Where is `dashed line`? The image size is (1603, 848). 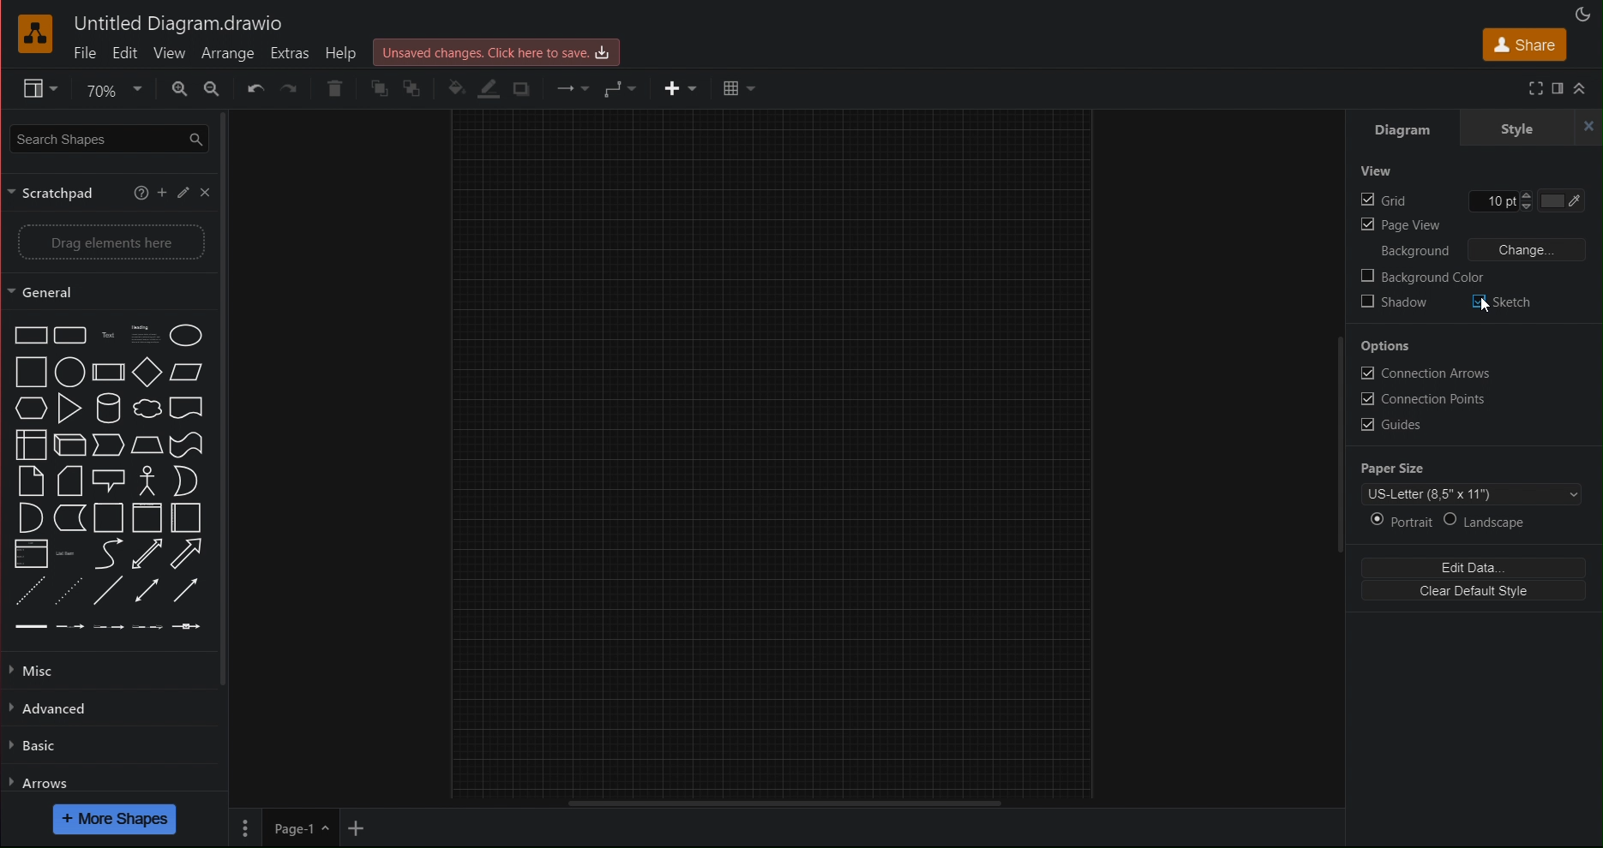 dashed line is located at coordinates (28, 593).